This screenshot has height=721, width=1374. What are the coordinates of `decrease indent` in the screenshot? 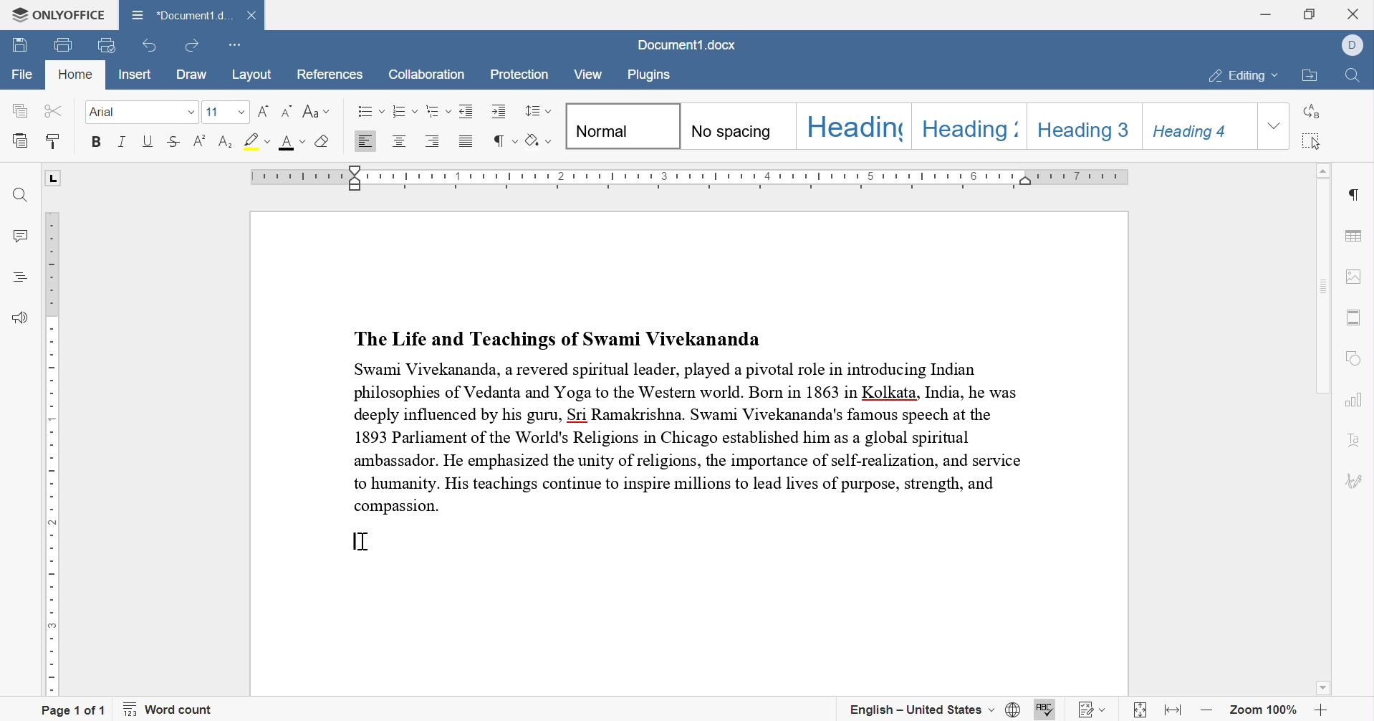 It's located at (468, 111).